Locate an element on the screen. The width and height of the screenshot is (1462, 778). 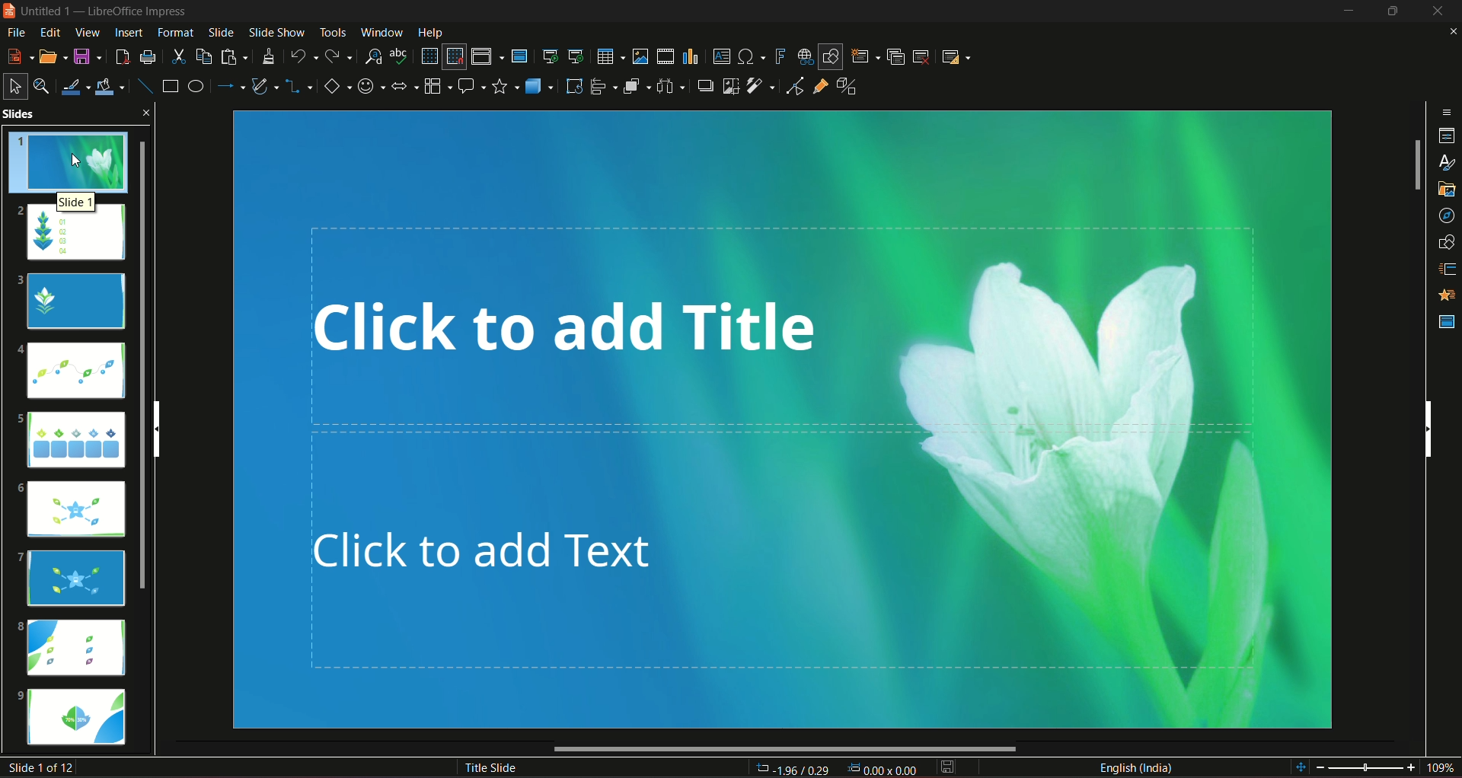
horizontal scroll bar is located at coordinates (786, 750).